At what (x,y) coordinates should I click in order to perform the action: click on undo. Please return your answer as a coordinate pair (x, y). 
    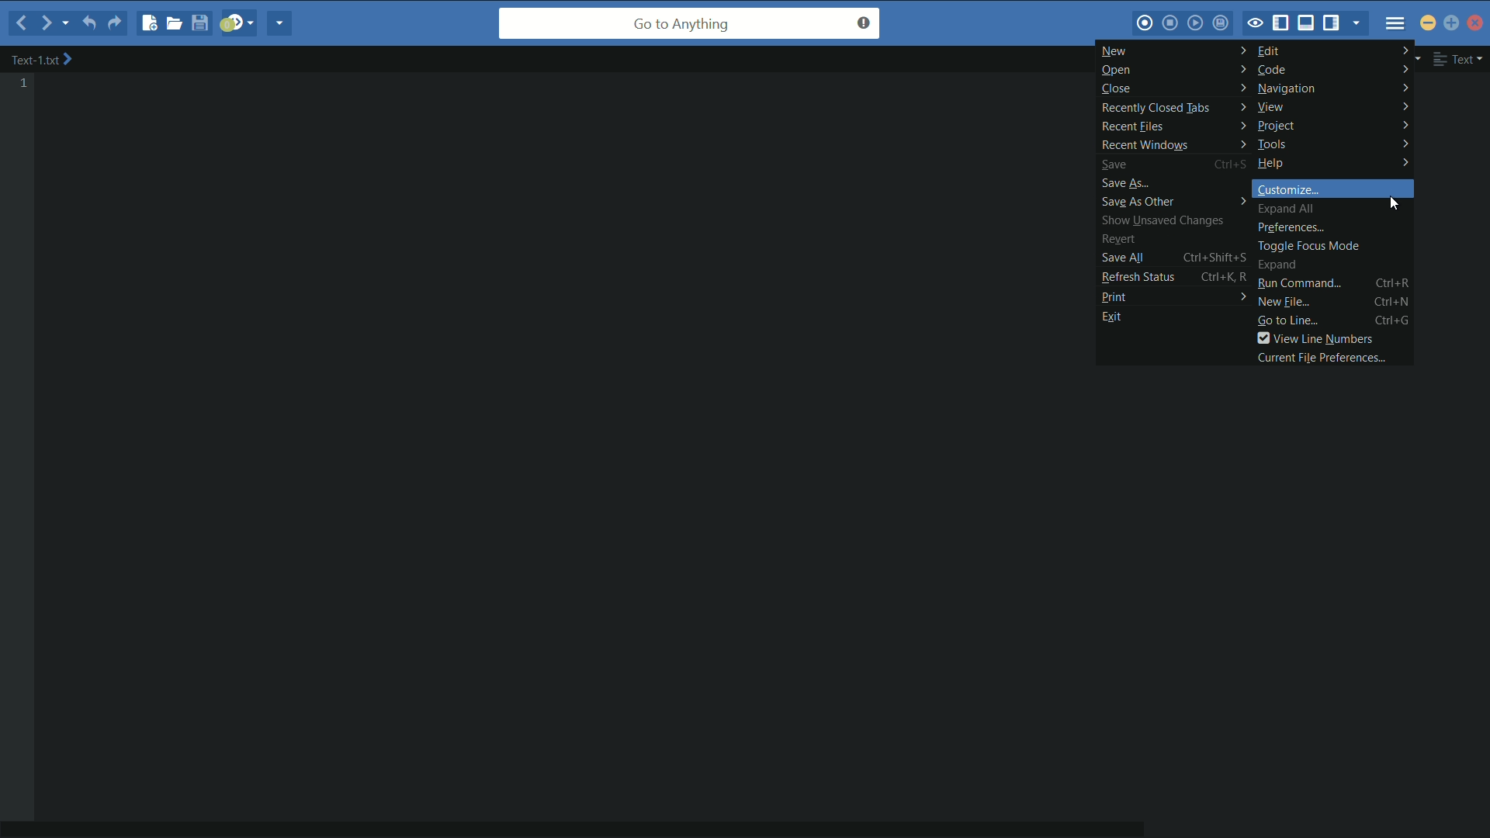
    Looking at the image, I should click on (88, 23).